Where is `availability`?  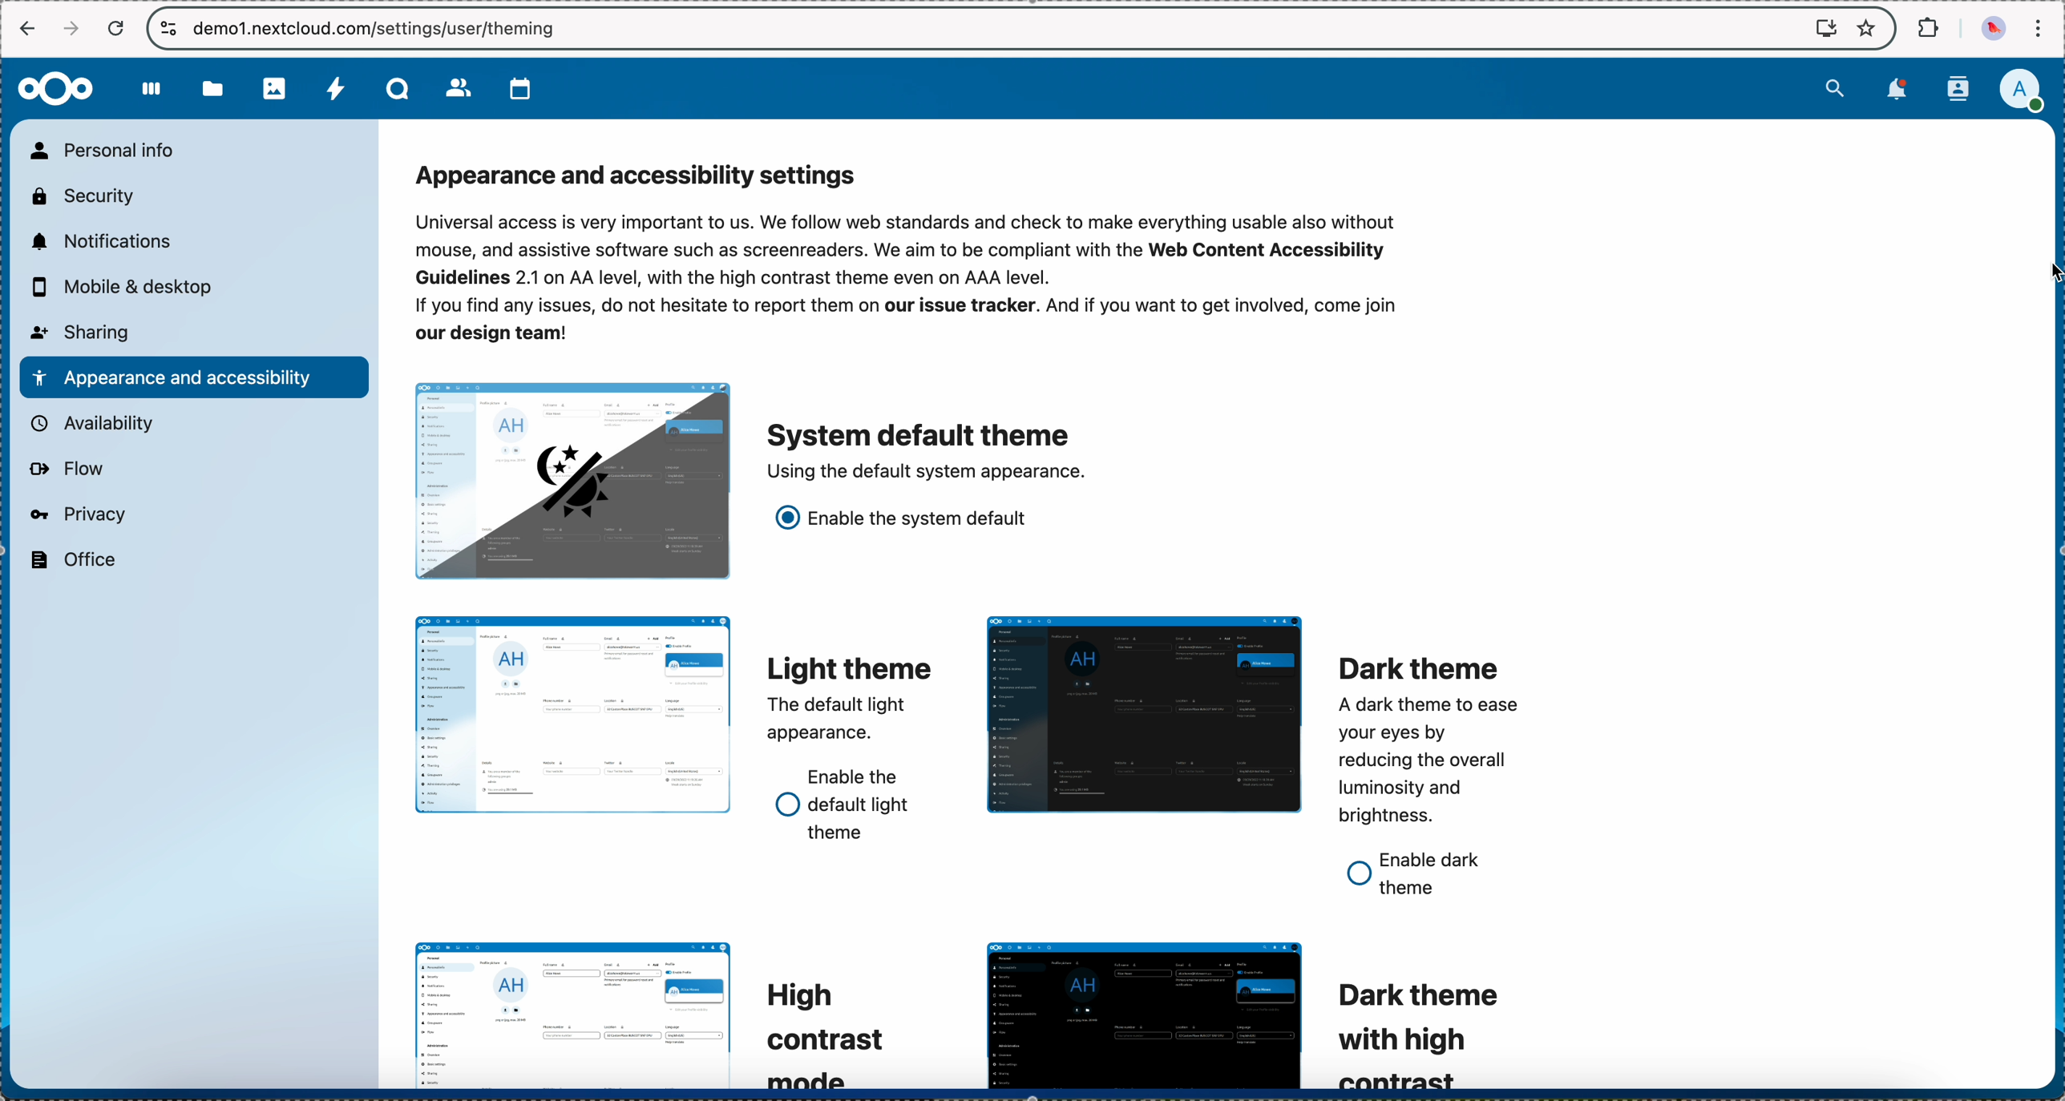 availability is located at coordinates (95, 422).